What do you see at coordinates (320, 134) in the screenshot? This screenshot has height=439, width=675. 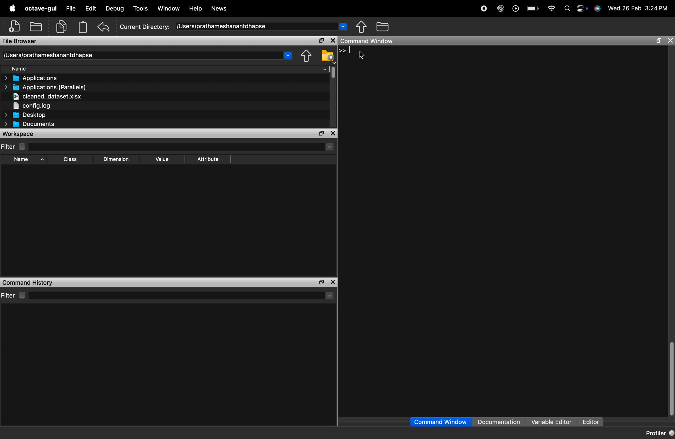 I see `Maximize` at bounding box center [320, 134].